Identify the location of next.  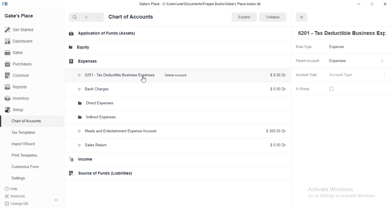
(100, 18).